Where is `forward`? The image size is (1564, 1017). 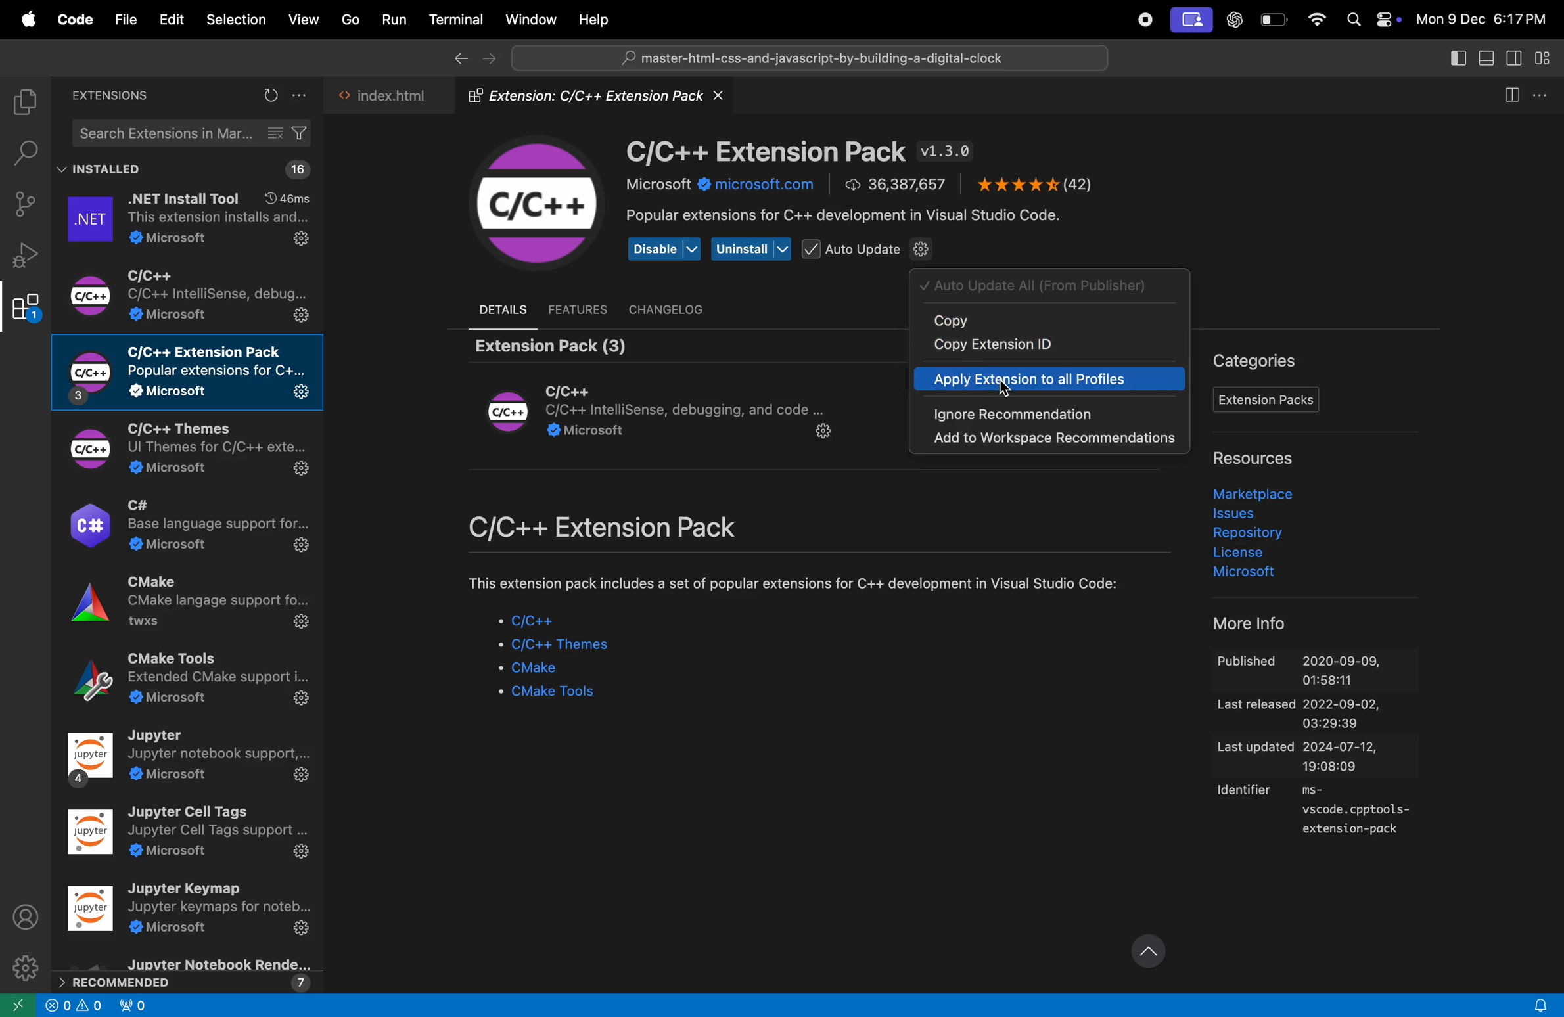 forward is located at coordinates (489, 56).